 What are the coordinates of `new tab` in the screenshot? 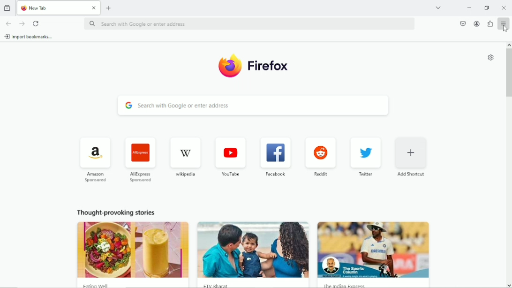 It's located at (110, 8).